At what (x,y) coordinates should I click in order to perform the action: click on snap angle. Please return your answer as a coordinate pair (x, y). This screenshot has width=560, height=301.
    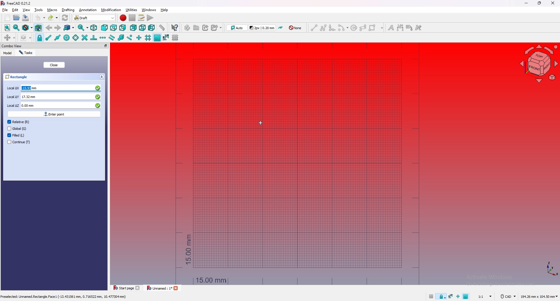
    Looking at the image, I should click on (75, 38).